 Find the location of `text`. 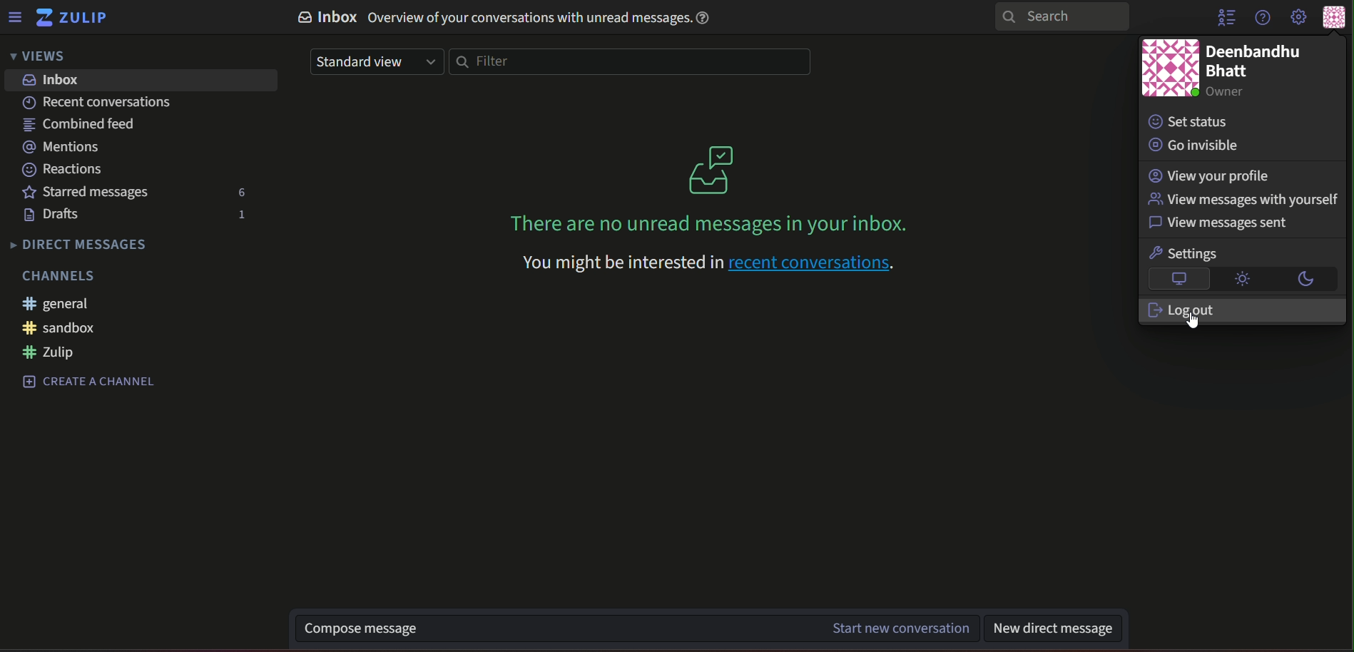

text is located at coordinates (501, 19).